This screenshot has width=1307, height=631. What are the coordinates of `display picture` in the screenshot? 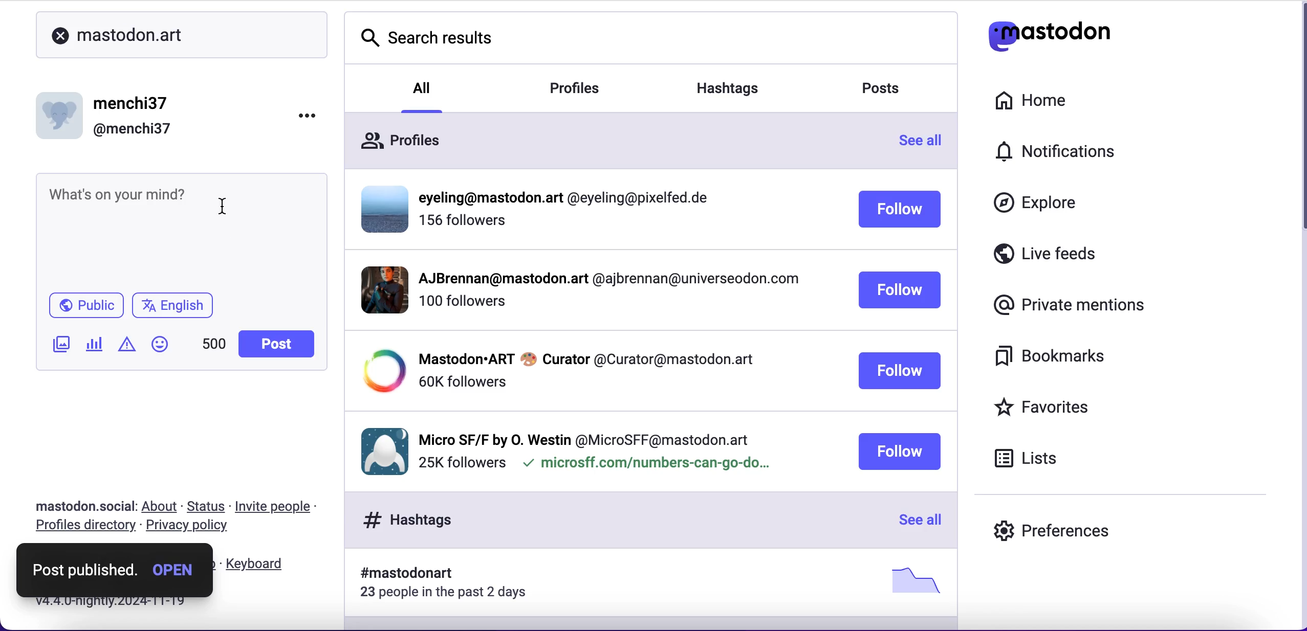 It's located at (61, 112).